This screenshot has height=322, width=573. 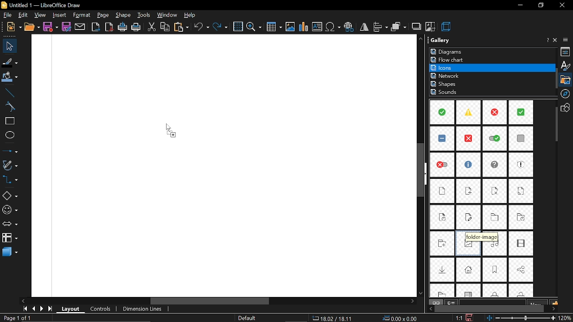 I want to click on flowchrat, so click(x=449, y=59).